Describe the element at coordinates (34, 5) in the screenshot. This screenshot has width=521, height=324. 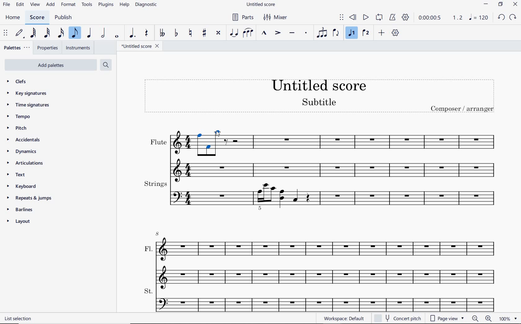
I see `view` at that location.